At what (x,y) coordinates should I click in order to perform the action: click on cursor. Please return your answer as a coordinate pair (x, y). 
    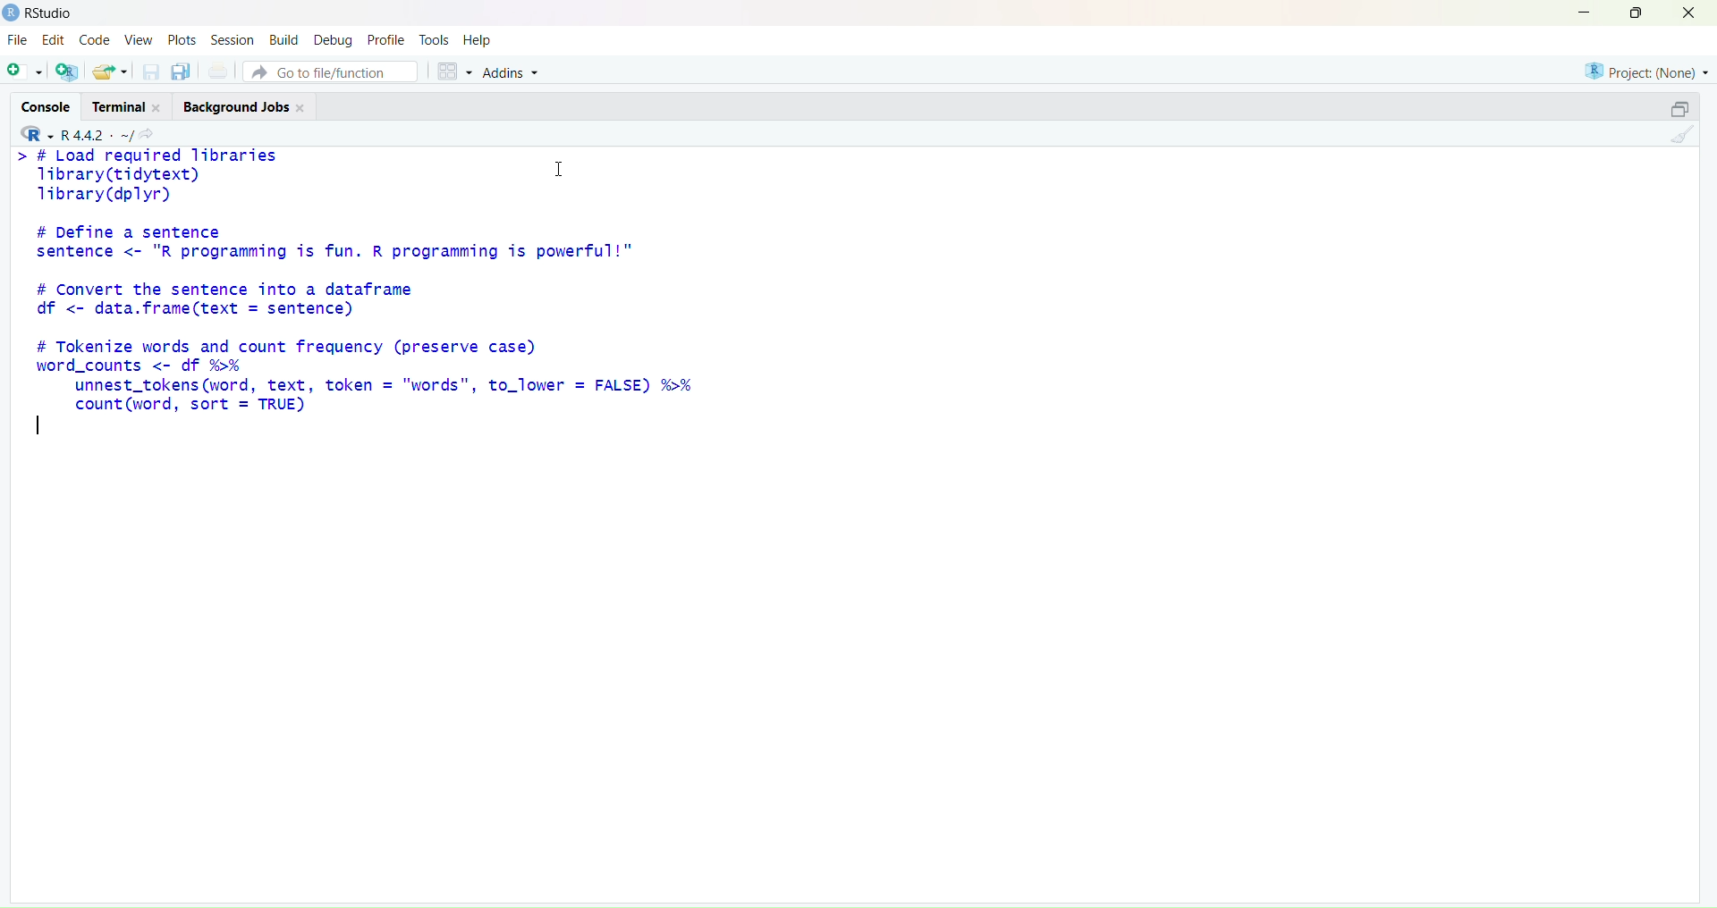
    Looking at the image, I should click on (561, 171).